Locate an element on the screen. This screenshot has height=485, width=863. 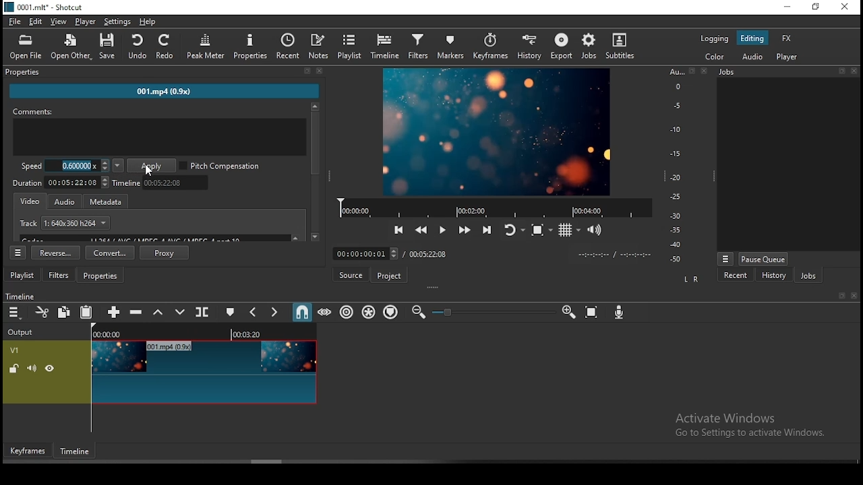
pause queue is located at coordinates (763, 260).